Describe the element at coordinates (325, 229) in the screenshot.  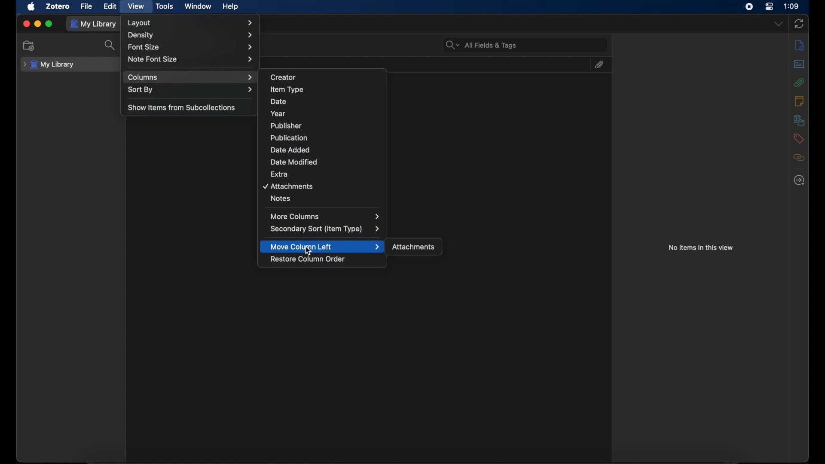
I see `secondary sort` at that location.